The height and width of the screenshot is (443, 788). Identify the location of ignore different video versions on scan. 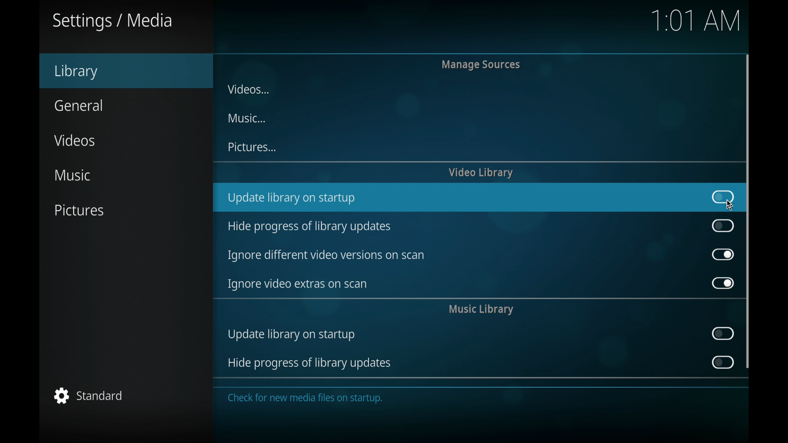
(325, 256).